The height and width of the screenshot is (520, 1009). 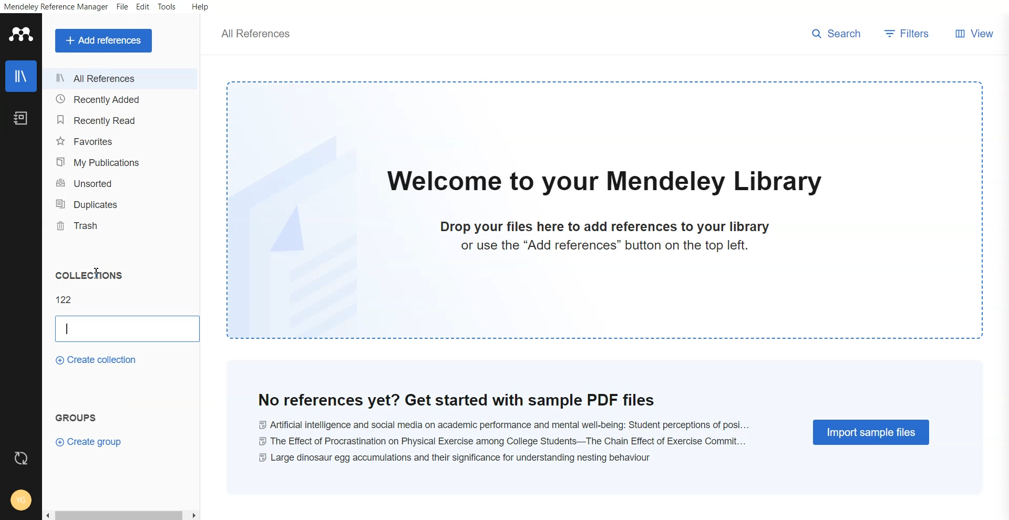 What do you see at coordinates (20, 117) in the screenshot?
I see `Notebook` at bounding box center [20, 117].